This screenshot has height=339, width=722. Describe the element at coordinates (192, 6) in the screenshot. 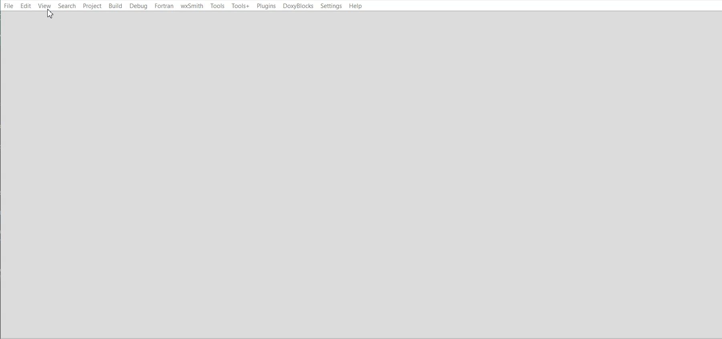

I see `wxSmith` at that location.